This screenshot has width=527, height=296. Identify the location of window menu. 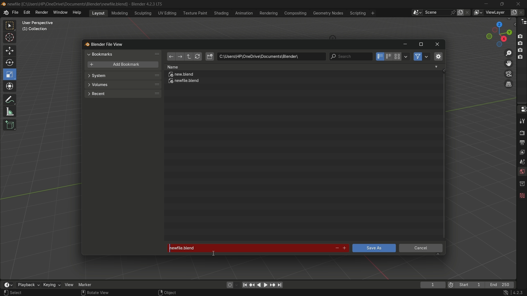
(61, 13).